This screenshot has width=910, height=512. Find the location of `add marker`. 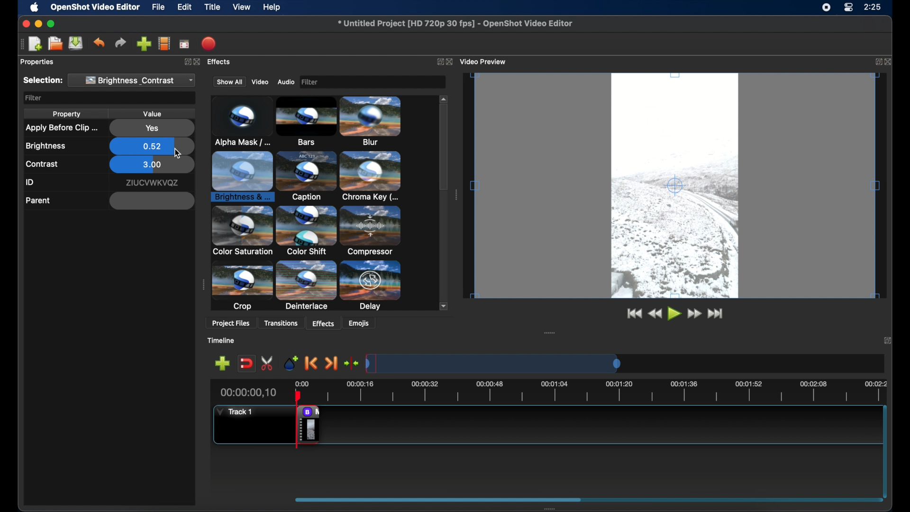

add marker is located at coordinates (288, 362).